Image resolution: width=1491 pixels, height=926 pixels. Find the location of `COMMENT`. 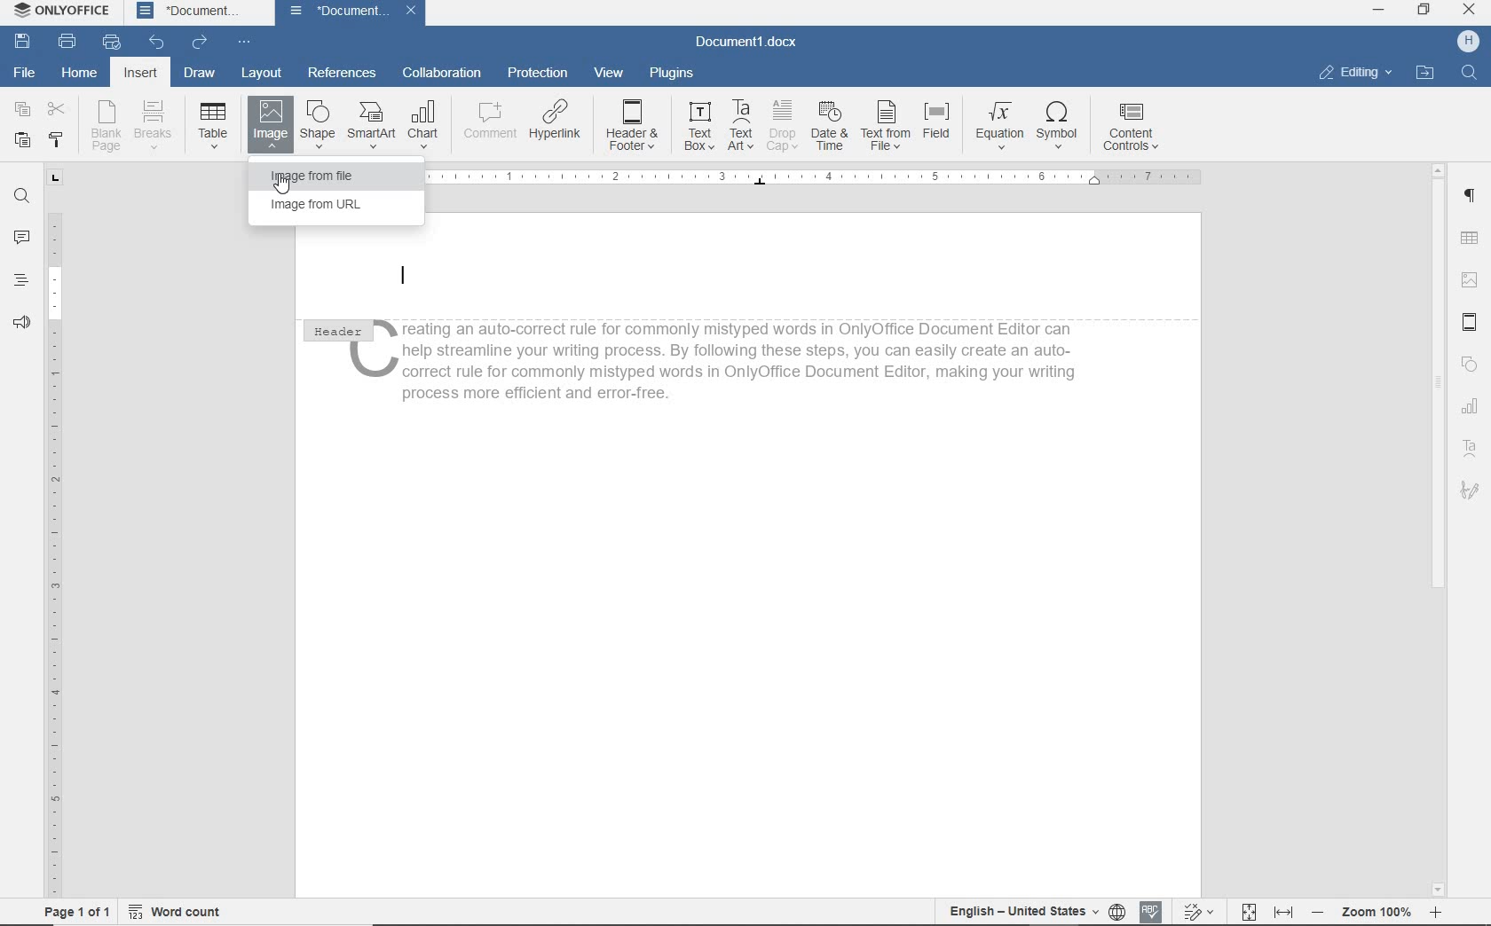

COMMENT is located at coordinates (489, 126).